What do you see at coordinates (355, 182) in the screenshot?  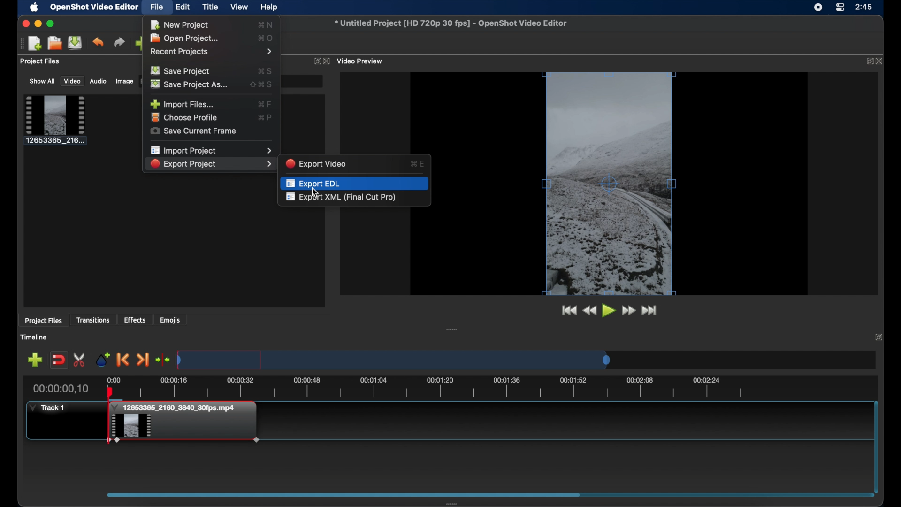 I see `export edl highlighted` at bounding box center [355, 182].